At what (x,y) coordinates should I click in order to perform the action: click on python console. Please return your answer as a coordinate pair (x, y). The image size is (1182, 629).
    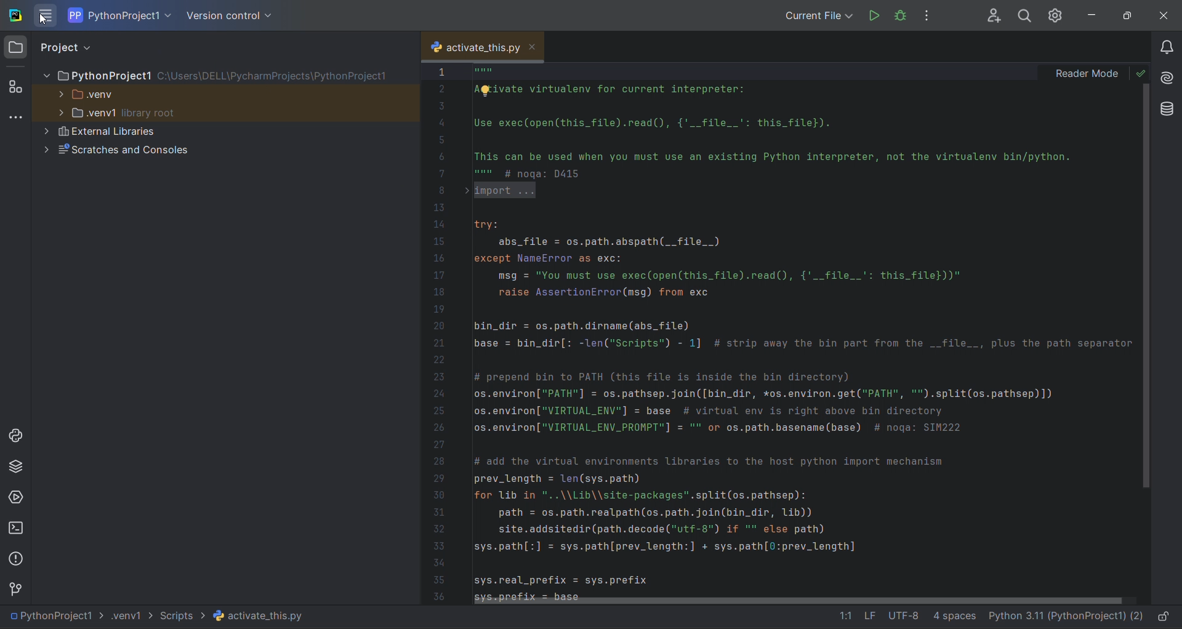
    Looking at the image, I should click on (17, 437).